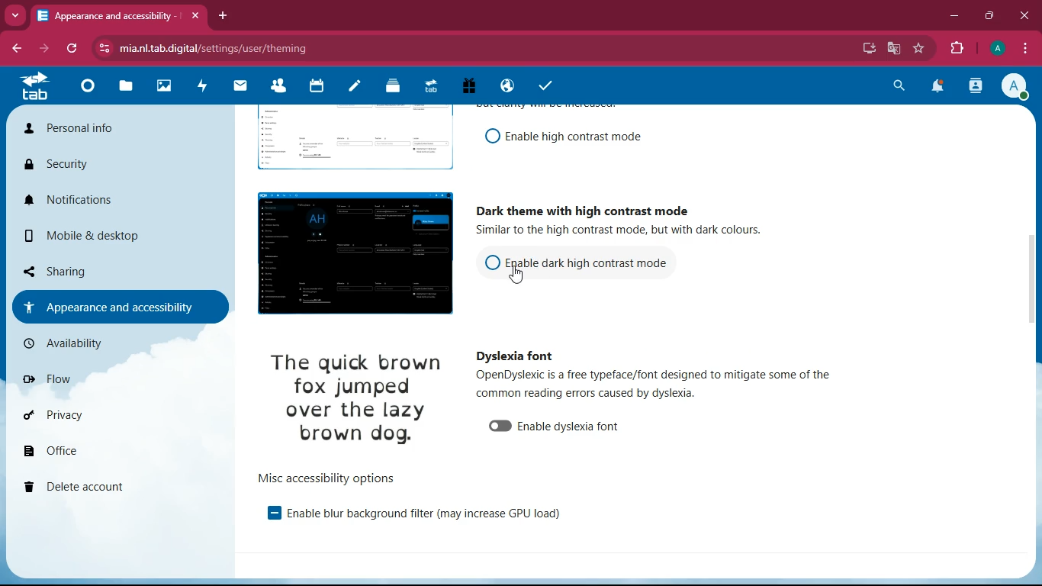  Describe the element at coordinates (107, 204) in the screenshot. I see `notifications` at that location.